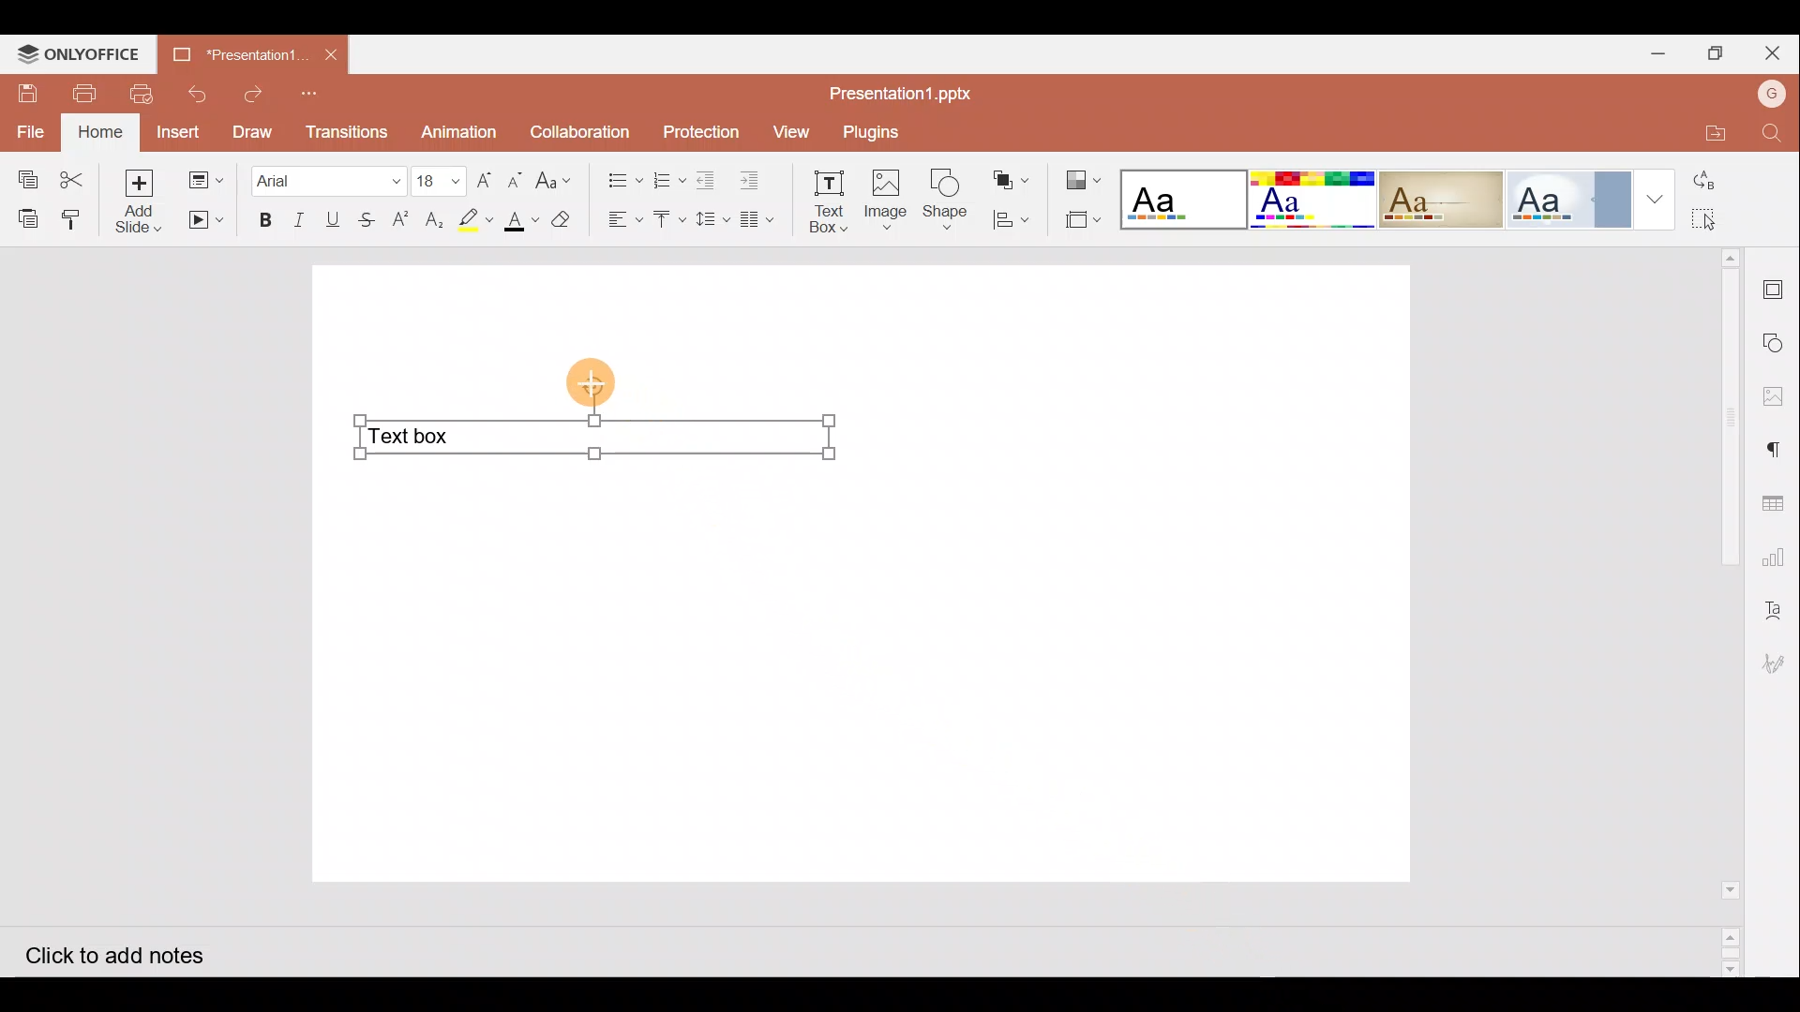 The image size is (1800, 1012). Describe the element at coordinates (714, 220) in the screenshot. I see `Line spacing` at that location.